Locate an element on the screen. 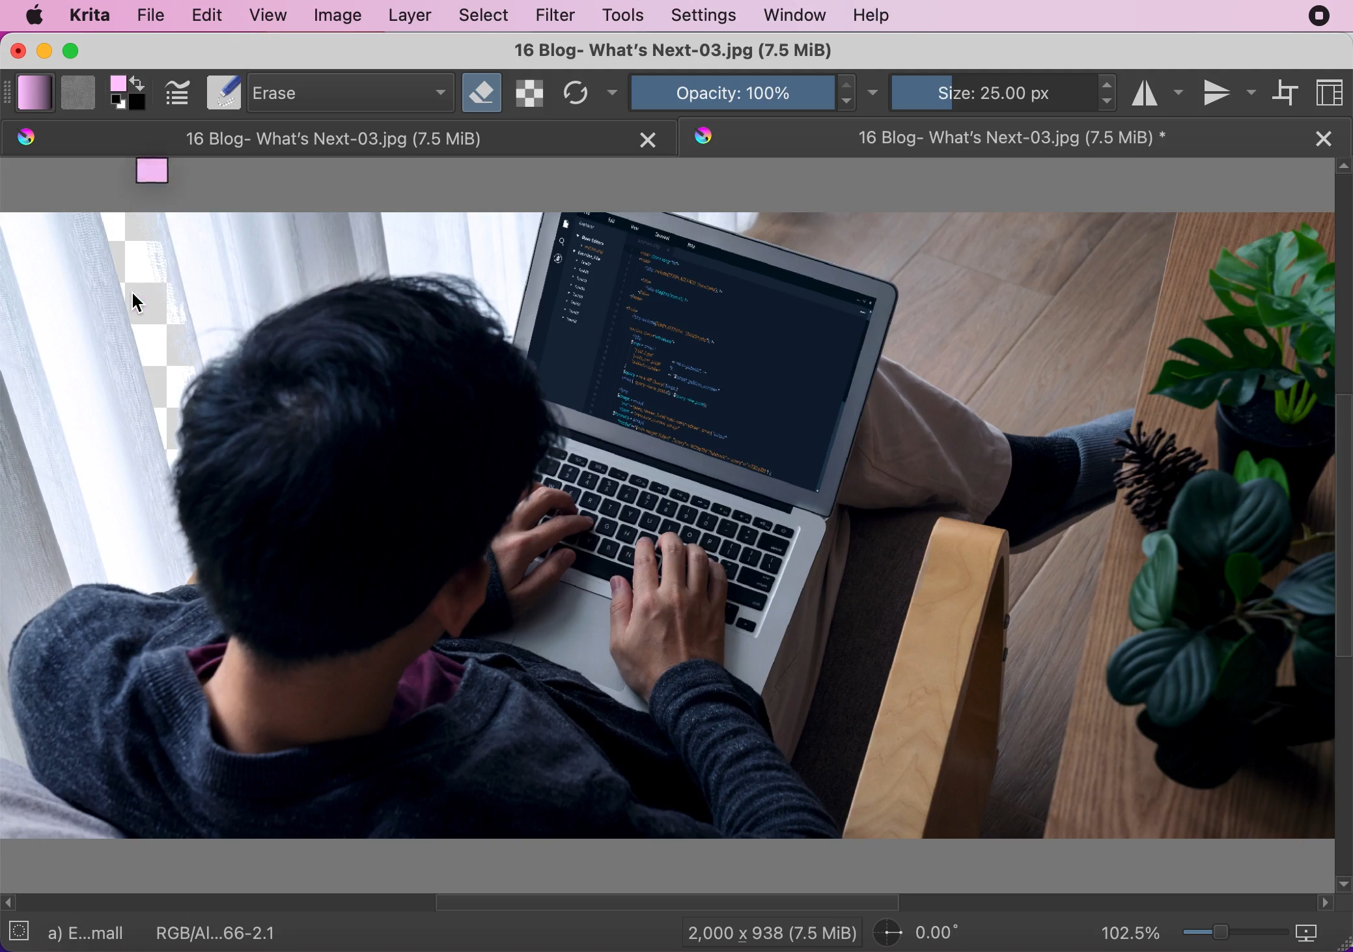 Image resolution: width=1353 pixels, height=952 pixels. 102.5 is located at coordinates (1130, 934).